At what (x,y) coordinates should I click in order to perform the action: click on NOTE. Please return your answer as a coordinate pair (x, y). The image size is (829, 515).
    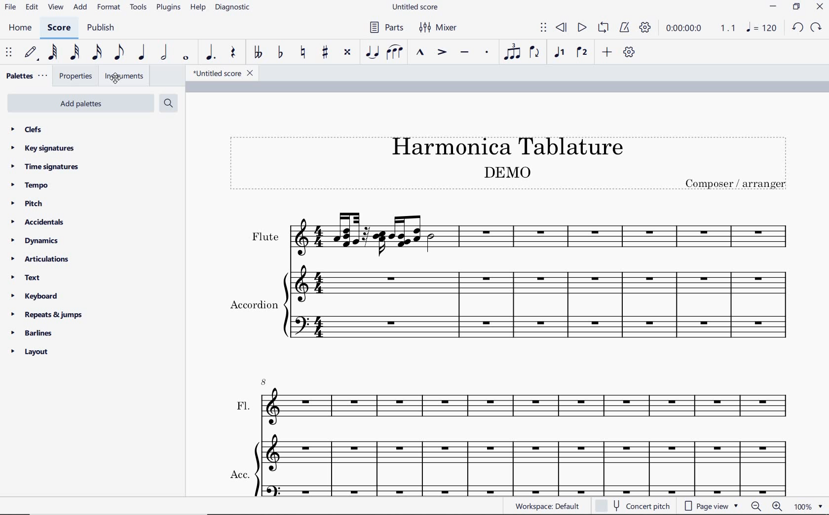
    Looking at the image, I should click on (762, 29).